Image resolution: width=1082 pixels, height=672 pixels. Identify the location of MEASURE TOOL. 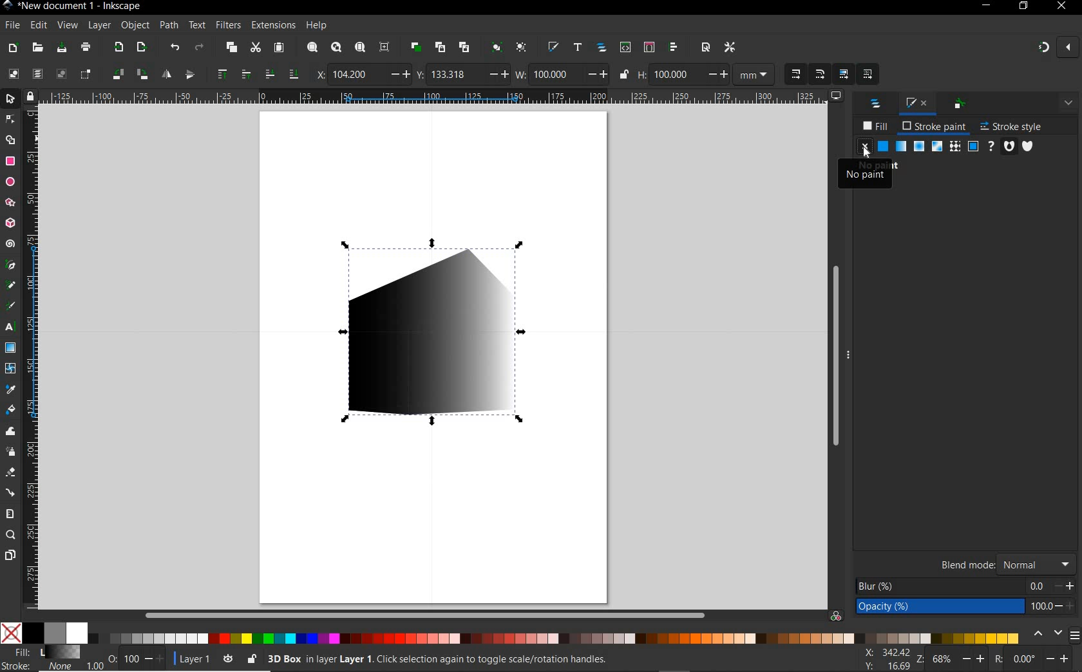
(10, 513).